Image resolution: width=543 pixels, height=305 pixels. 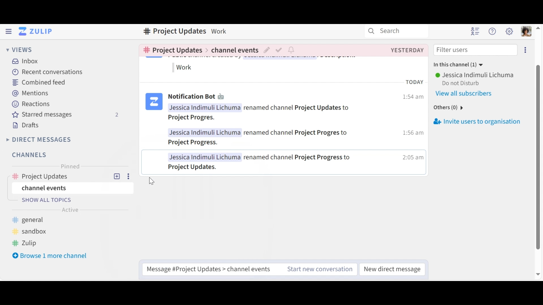 What do you see at coordinates (185, 68) in the screenshot?
I see `work` at bounding box center [185, 68].